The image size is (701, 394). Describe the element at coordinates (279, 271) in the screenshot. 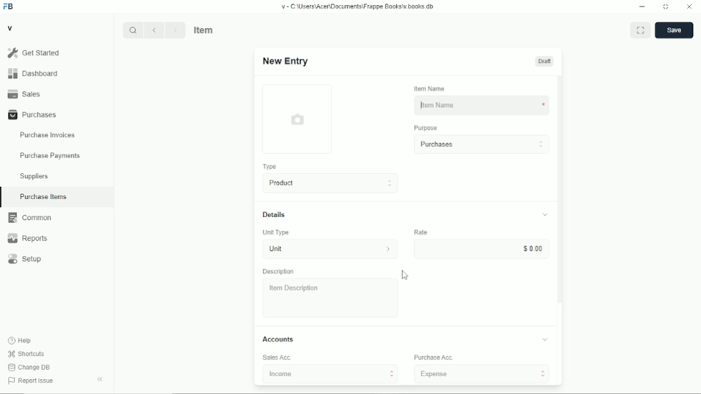

I see `description` at that location.